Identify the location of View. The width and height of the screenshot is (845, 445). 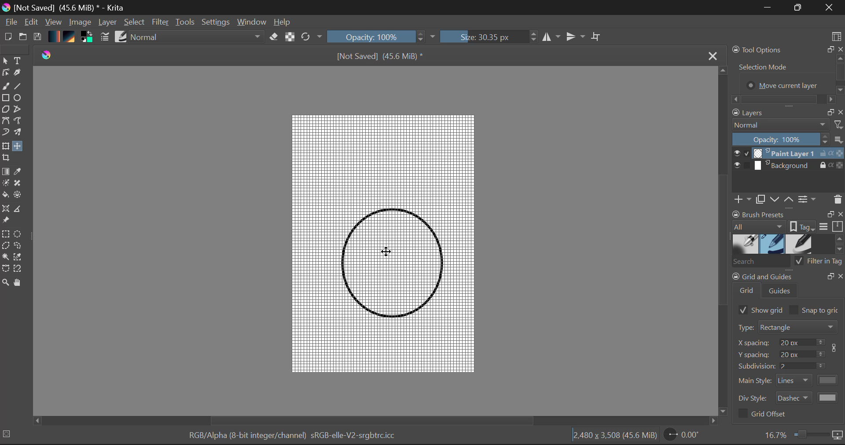
(54, 22).